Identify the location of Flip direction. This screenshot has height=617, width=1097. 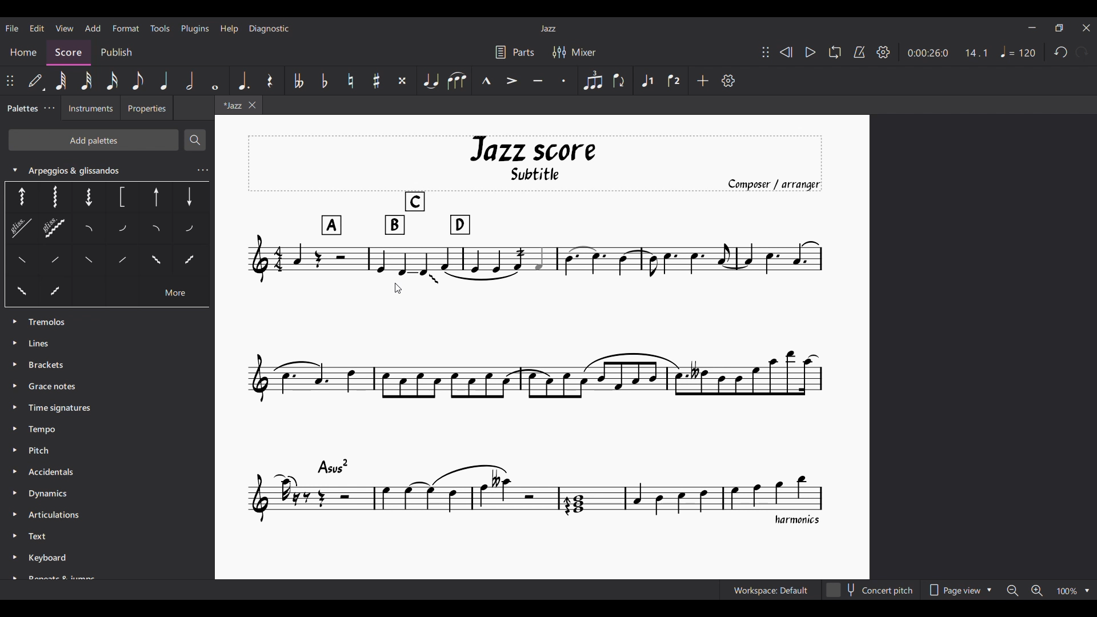
(620, 81).